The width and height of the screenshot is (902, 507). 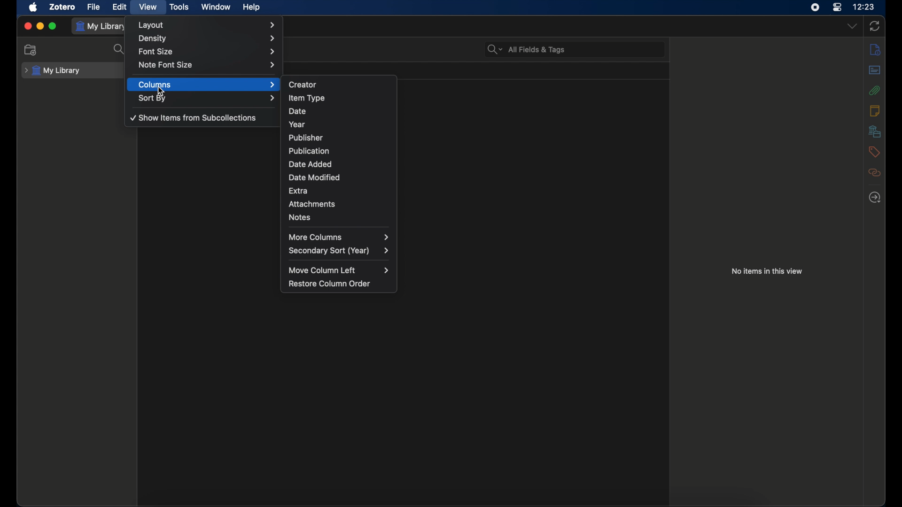 What do you see at coordinates (53, 26) in the screenshot?
I see `maximize` at bounding box center [53, 26].